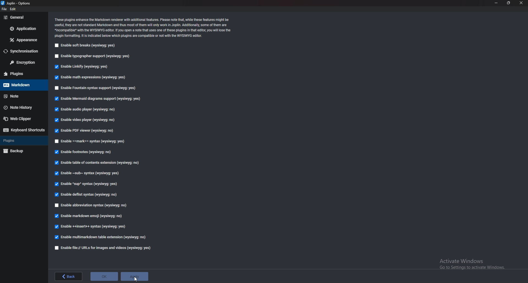  What do you see at coordinates (23, 29) in the screenshot?
I see `Application` at bounding box center [23, 29].